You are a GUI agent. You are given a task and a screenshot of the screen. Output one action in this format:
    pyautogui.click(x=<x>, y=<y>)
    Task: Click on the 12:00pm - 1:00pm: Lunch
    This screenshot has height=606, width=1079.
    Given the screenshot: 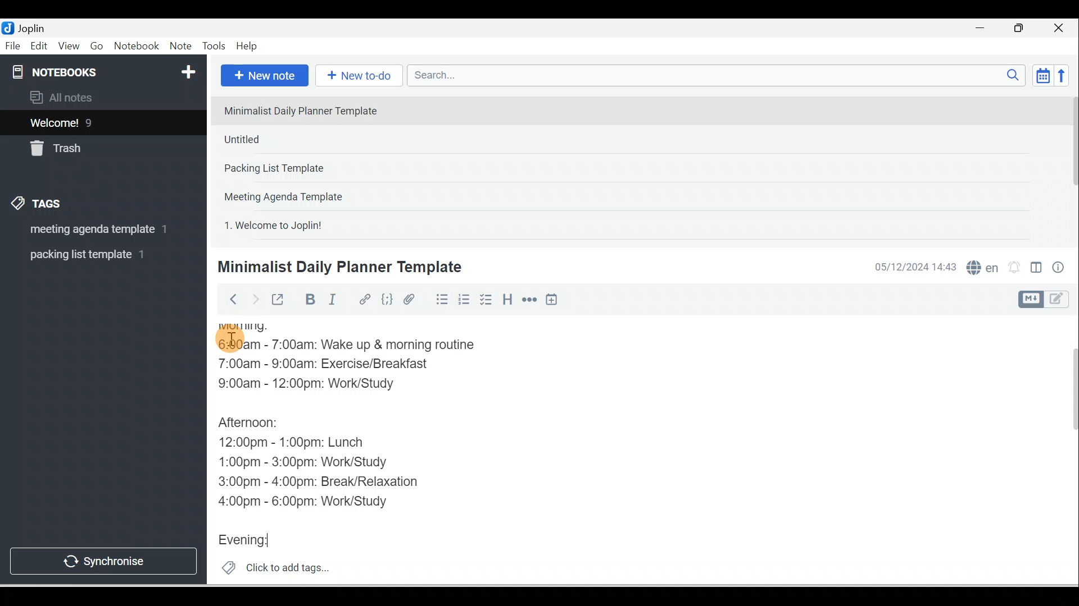 What is the action you would take?
    pyautogui.click(x=305, y=443)
    